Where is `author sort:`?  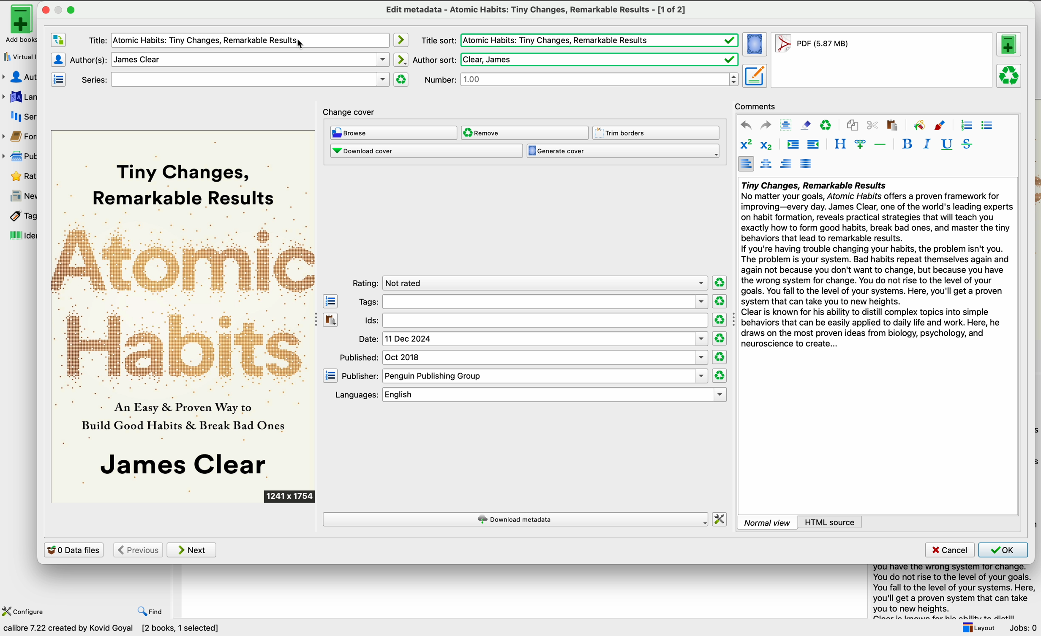 author sort: is located at coordinates (575, 59).